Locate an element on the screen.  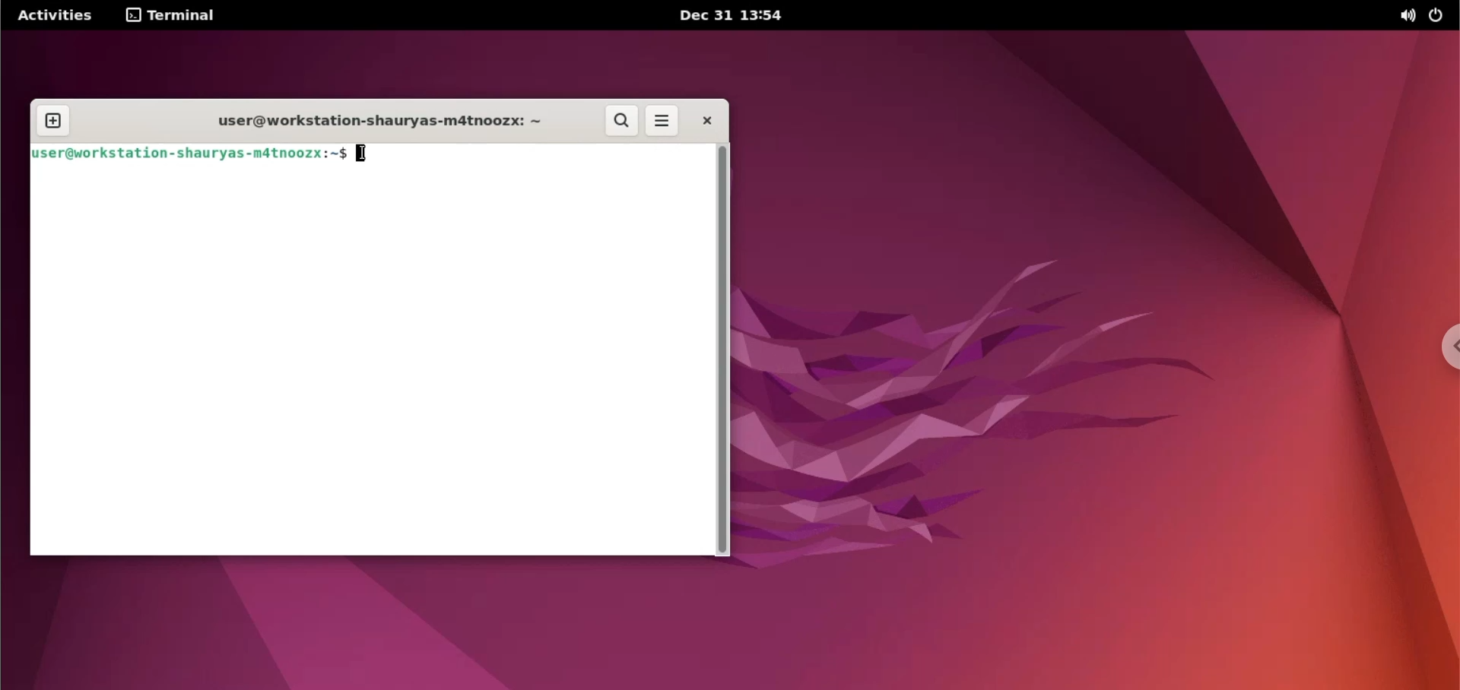
user@workstation-shauryas-m4tnoozx: ~ is located at coordinates (381, 125).